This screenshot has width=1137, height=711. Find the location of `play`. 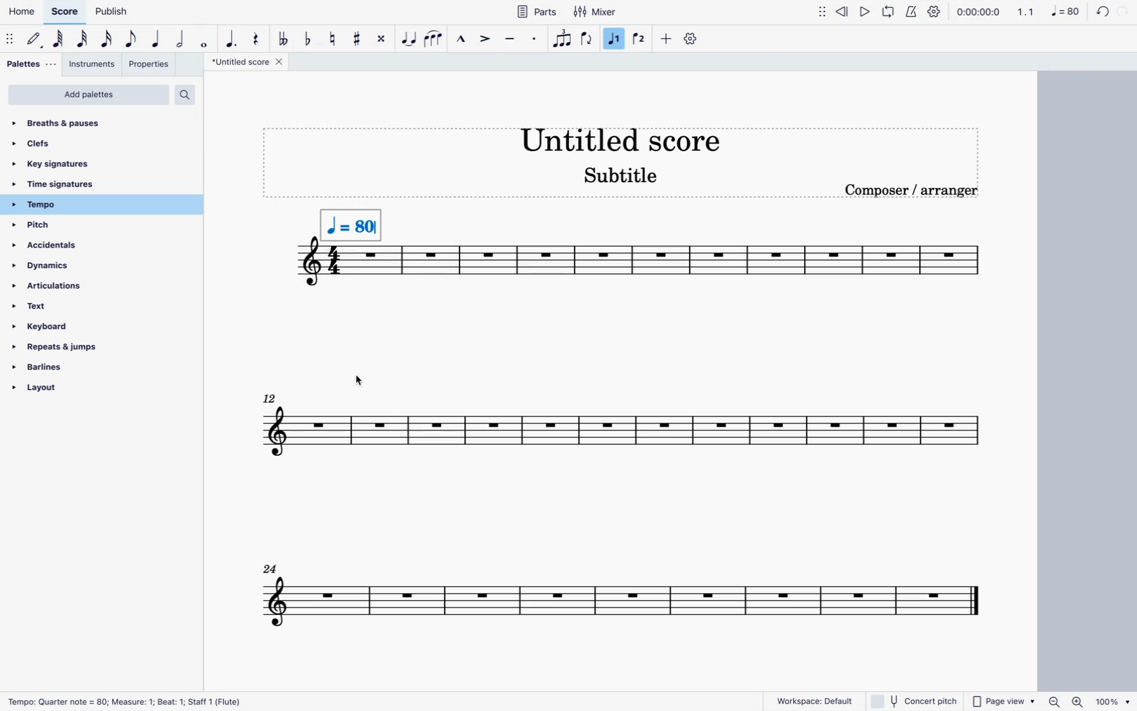

play is located at coordinates (864, 12).